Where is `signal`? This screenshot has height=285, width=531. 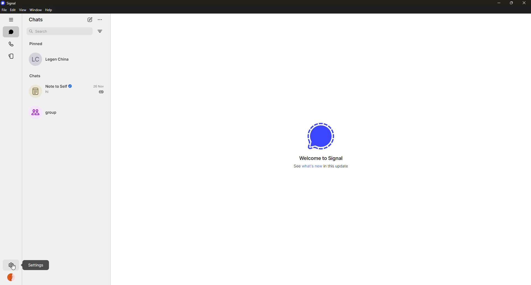
signal is located at coordinates (320, 136).